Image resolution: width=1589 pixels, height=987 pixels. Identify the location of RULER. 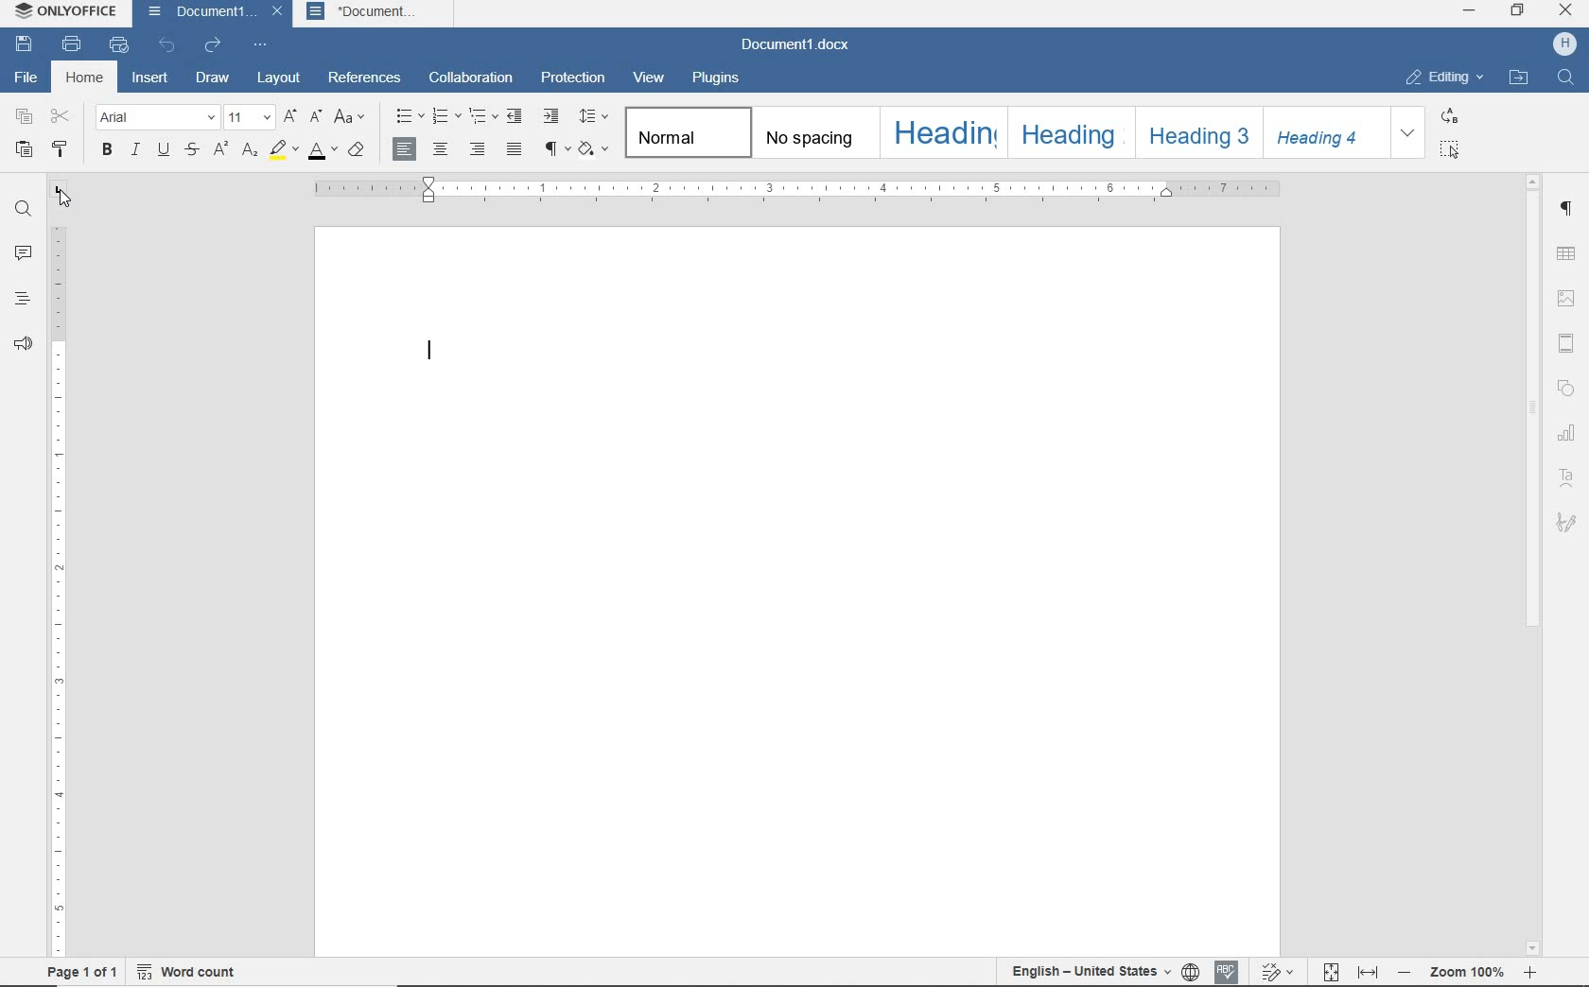
(796, 190).